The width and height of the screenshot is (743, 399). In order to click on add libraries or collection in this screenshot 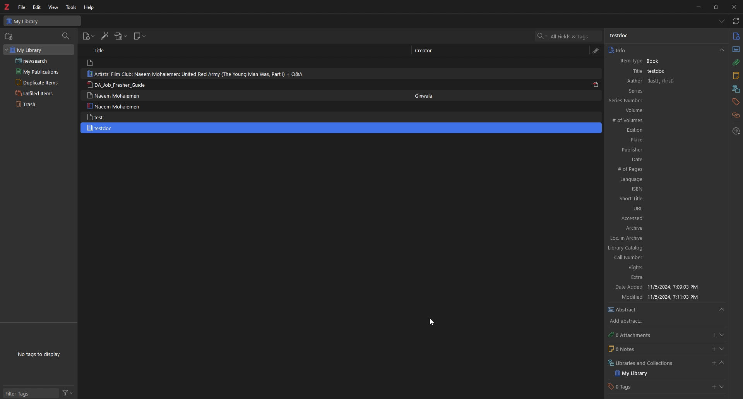, I will do `click(712, 364)`.